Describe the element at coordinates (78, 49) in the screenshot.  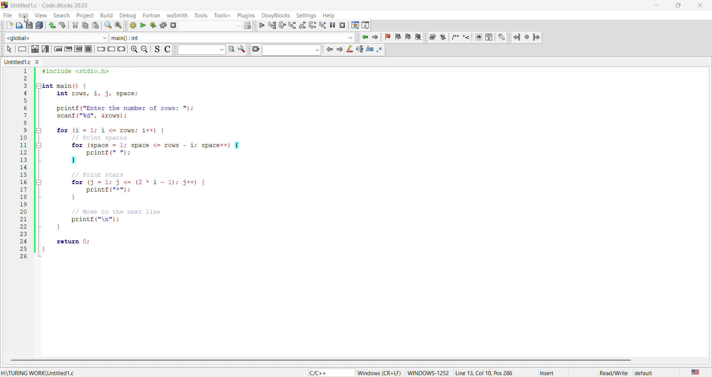
I see `counting loop` at that location.